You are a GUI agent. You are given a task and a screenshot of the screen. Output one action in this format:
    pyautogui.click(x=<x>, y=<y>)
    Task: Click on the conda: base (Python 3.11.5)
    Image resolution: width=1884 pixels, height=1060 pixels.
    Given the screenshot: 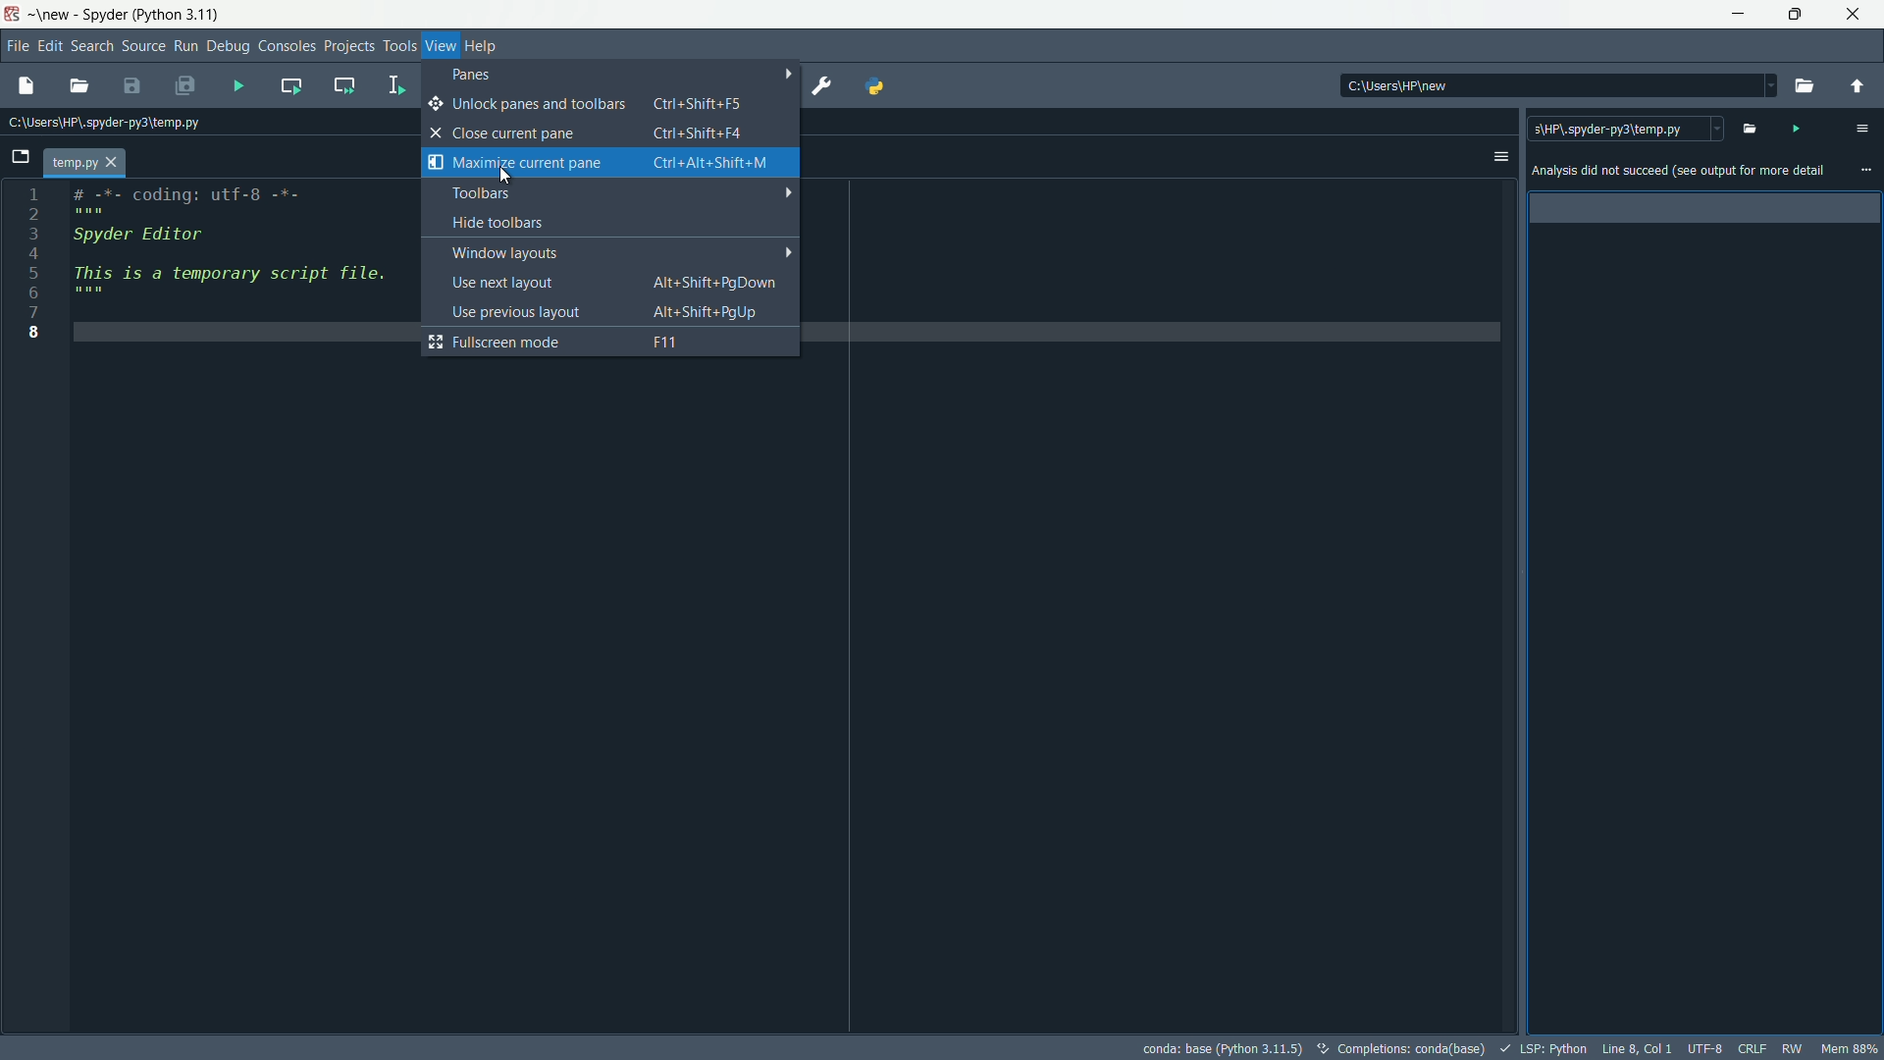 What is the action you would take?
    pyautogui.click(x=1220, y=1047)
    